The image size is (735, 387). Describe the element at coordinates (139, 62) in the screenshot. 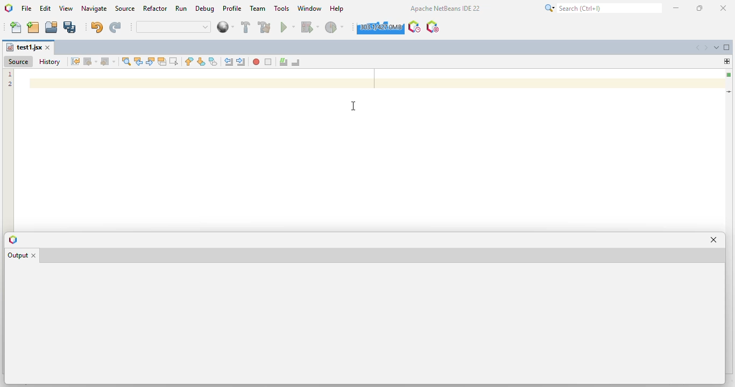

I see `find previous occurrence` at that location.